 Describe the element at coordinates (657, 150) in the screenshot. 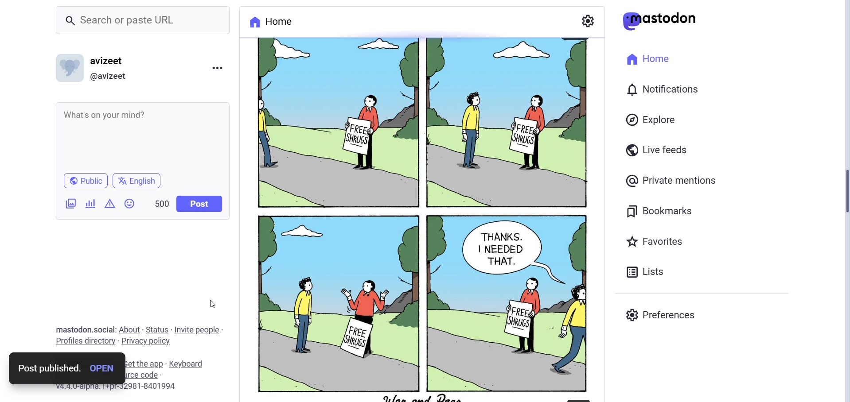

I see `Live Feeds` at that location.